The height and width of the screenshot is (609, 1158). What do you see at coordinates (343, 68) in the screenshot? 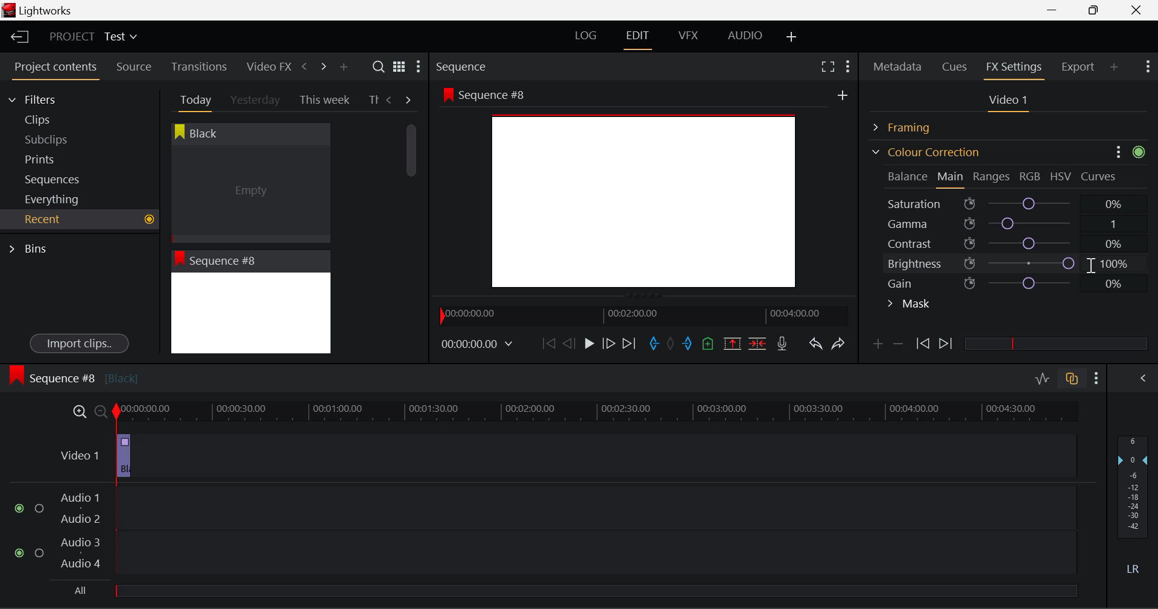
I see `Add Panel` at bounding box center [343, 68].